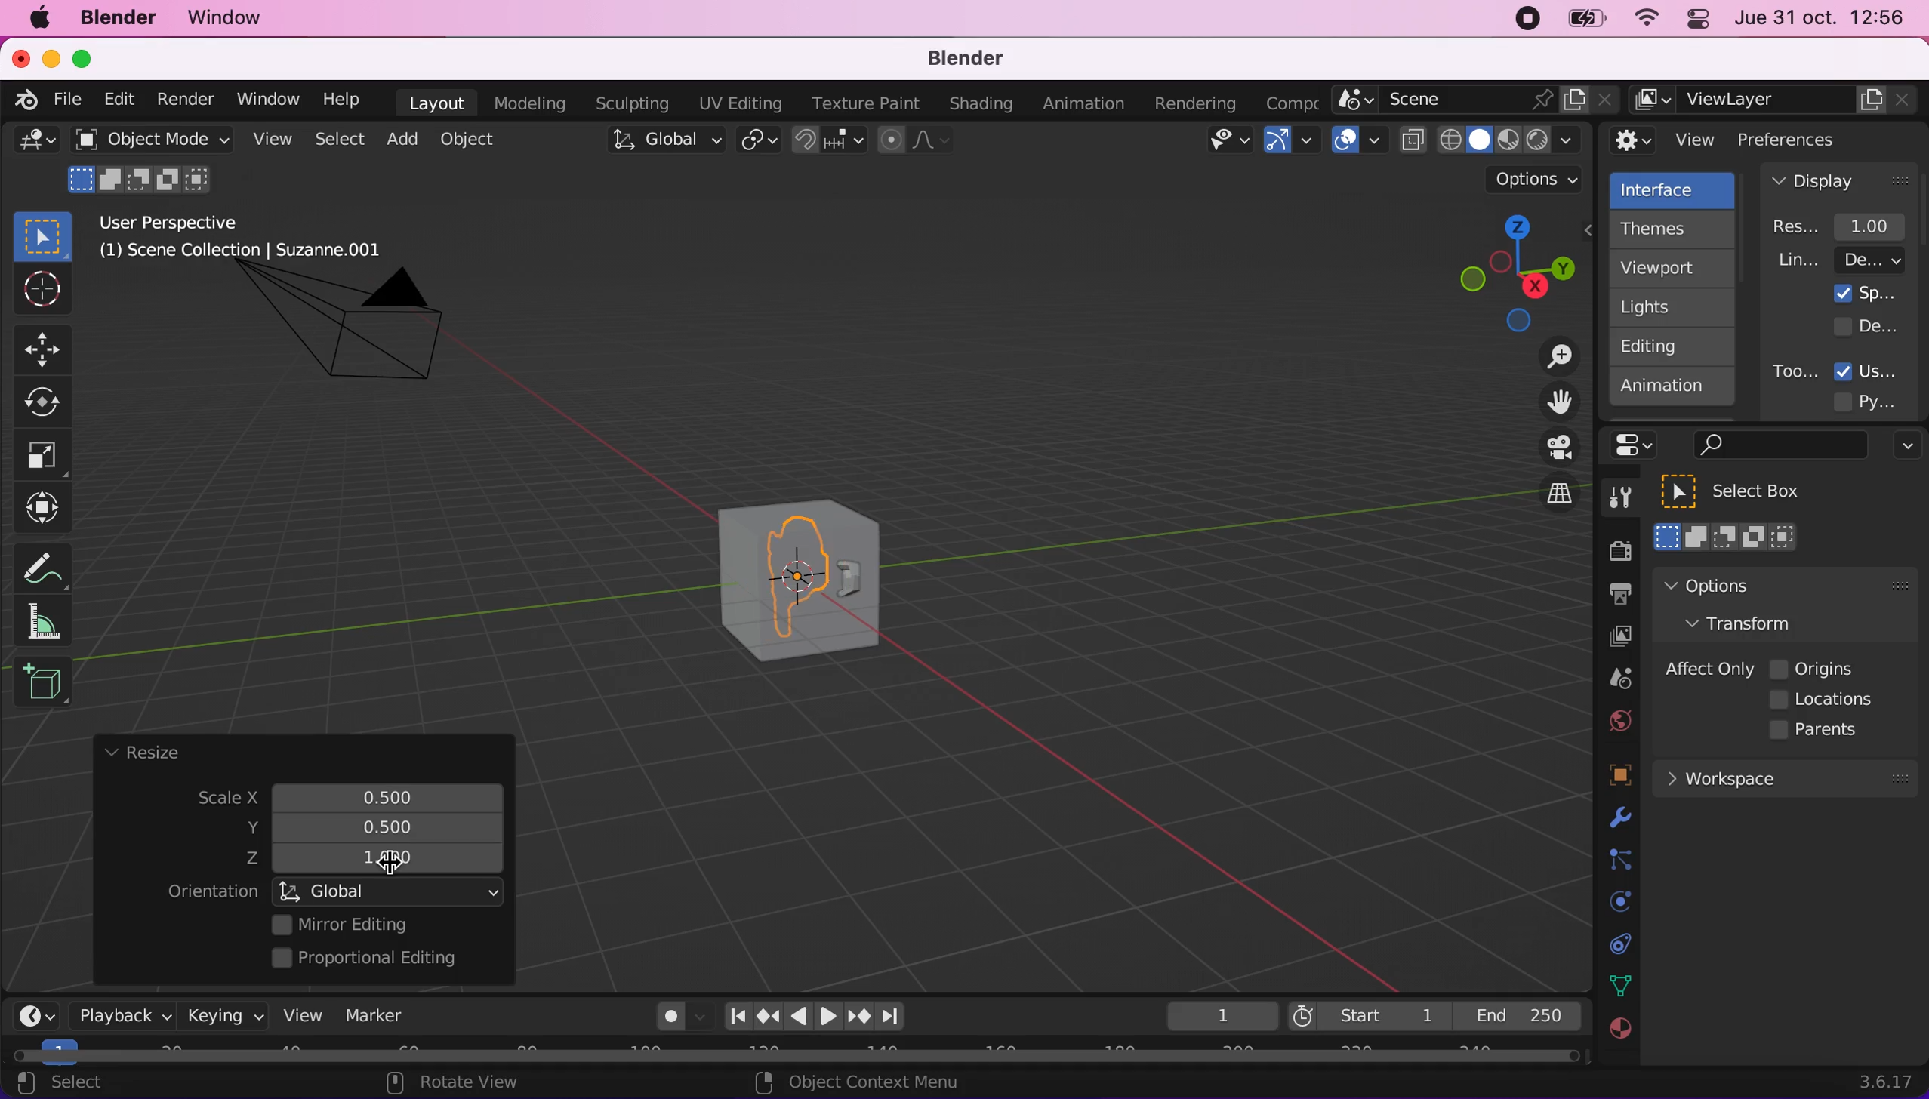 The width and height of the screenshot is (1929, 1099). What do you see at coordinates (1675, 188) in the screenshot?
I see `interface` at bounding box center [1675, 188].